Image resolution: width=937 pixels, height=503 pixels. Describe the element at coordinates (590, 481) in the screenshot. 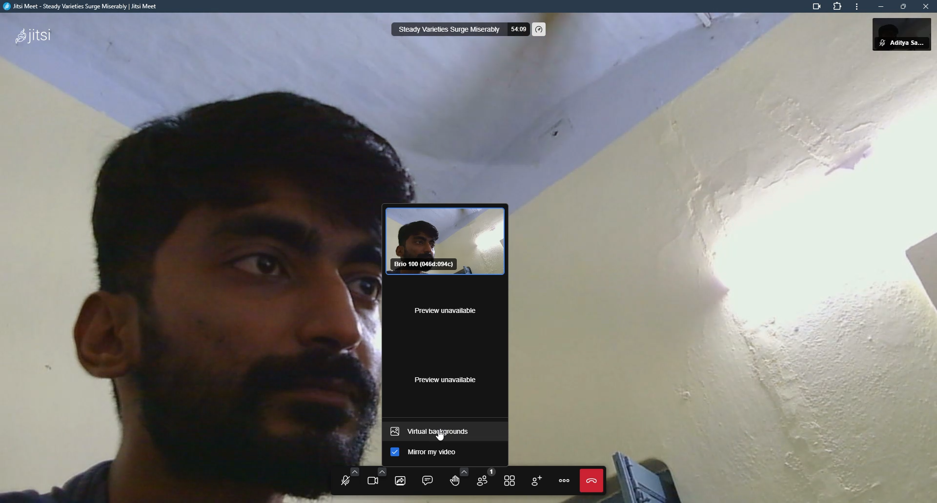

I see `end call` at that location.